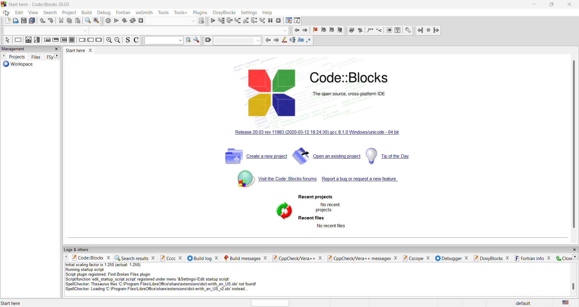 The image size is (579, 307). What do you see at coordinates (104, 13) in the screenshot?
I see `debug` at bounding box center [104, 13].